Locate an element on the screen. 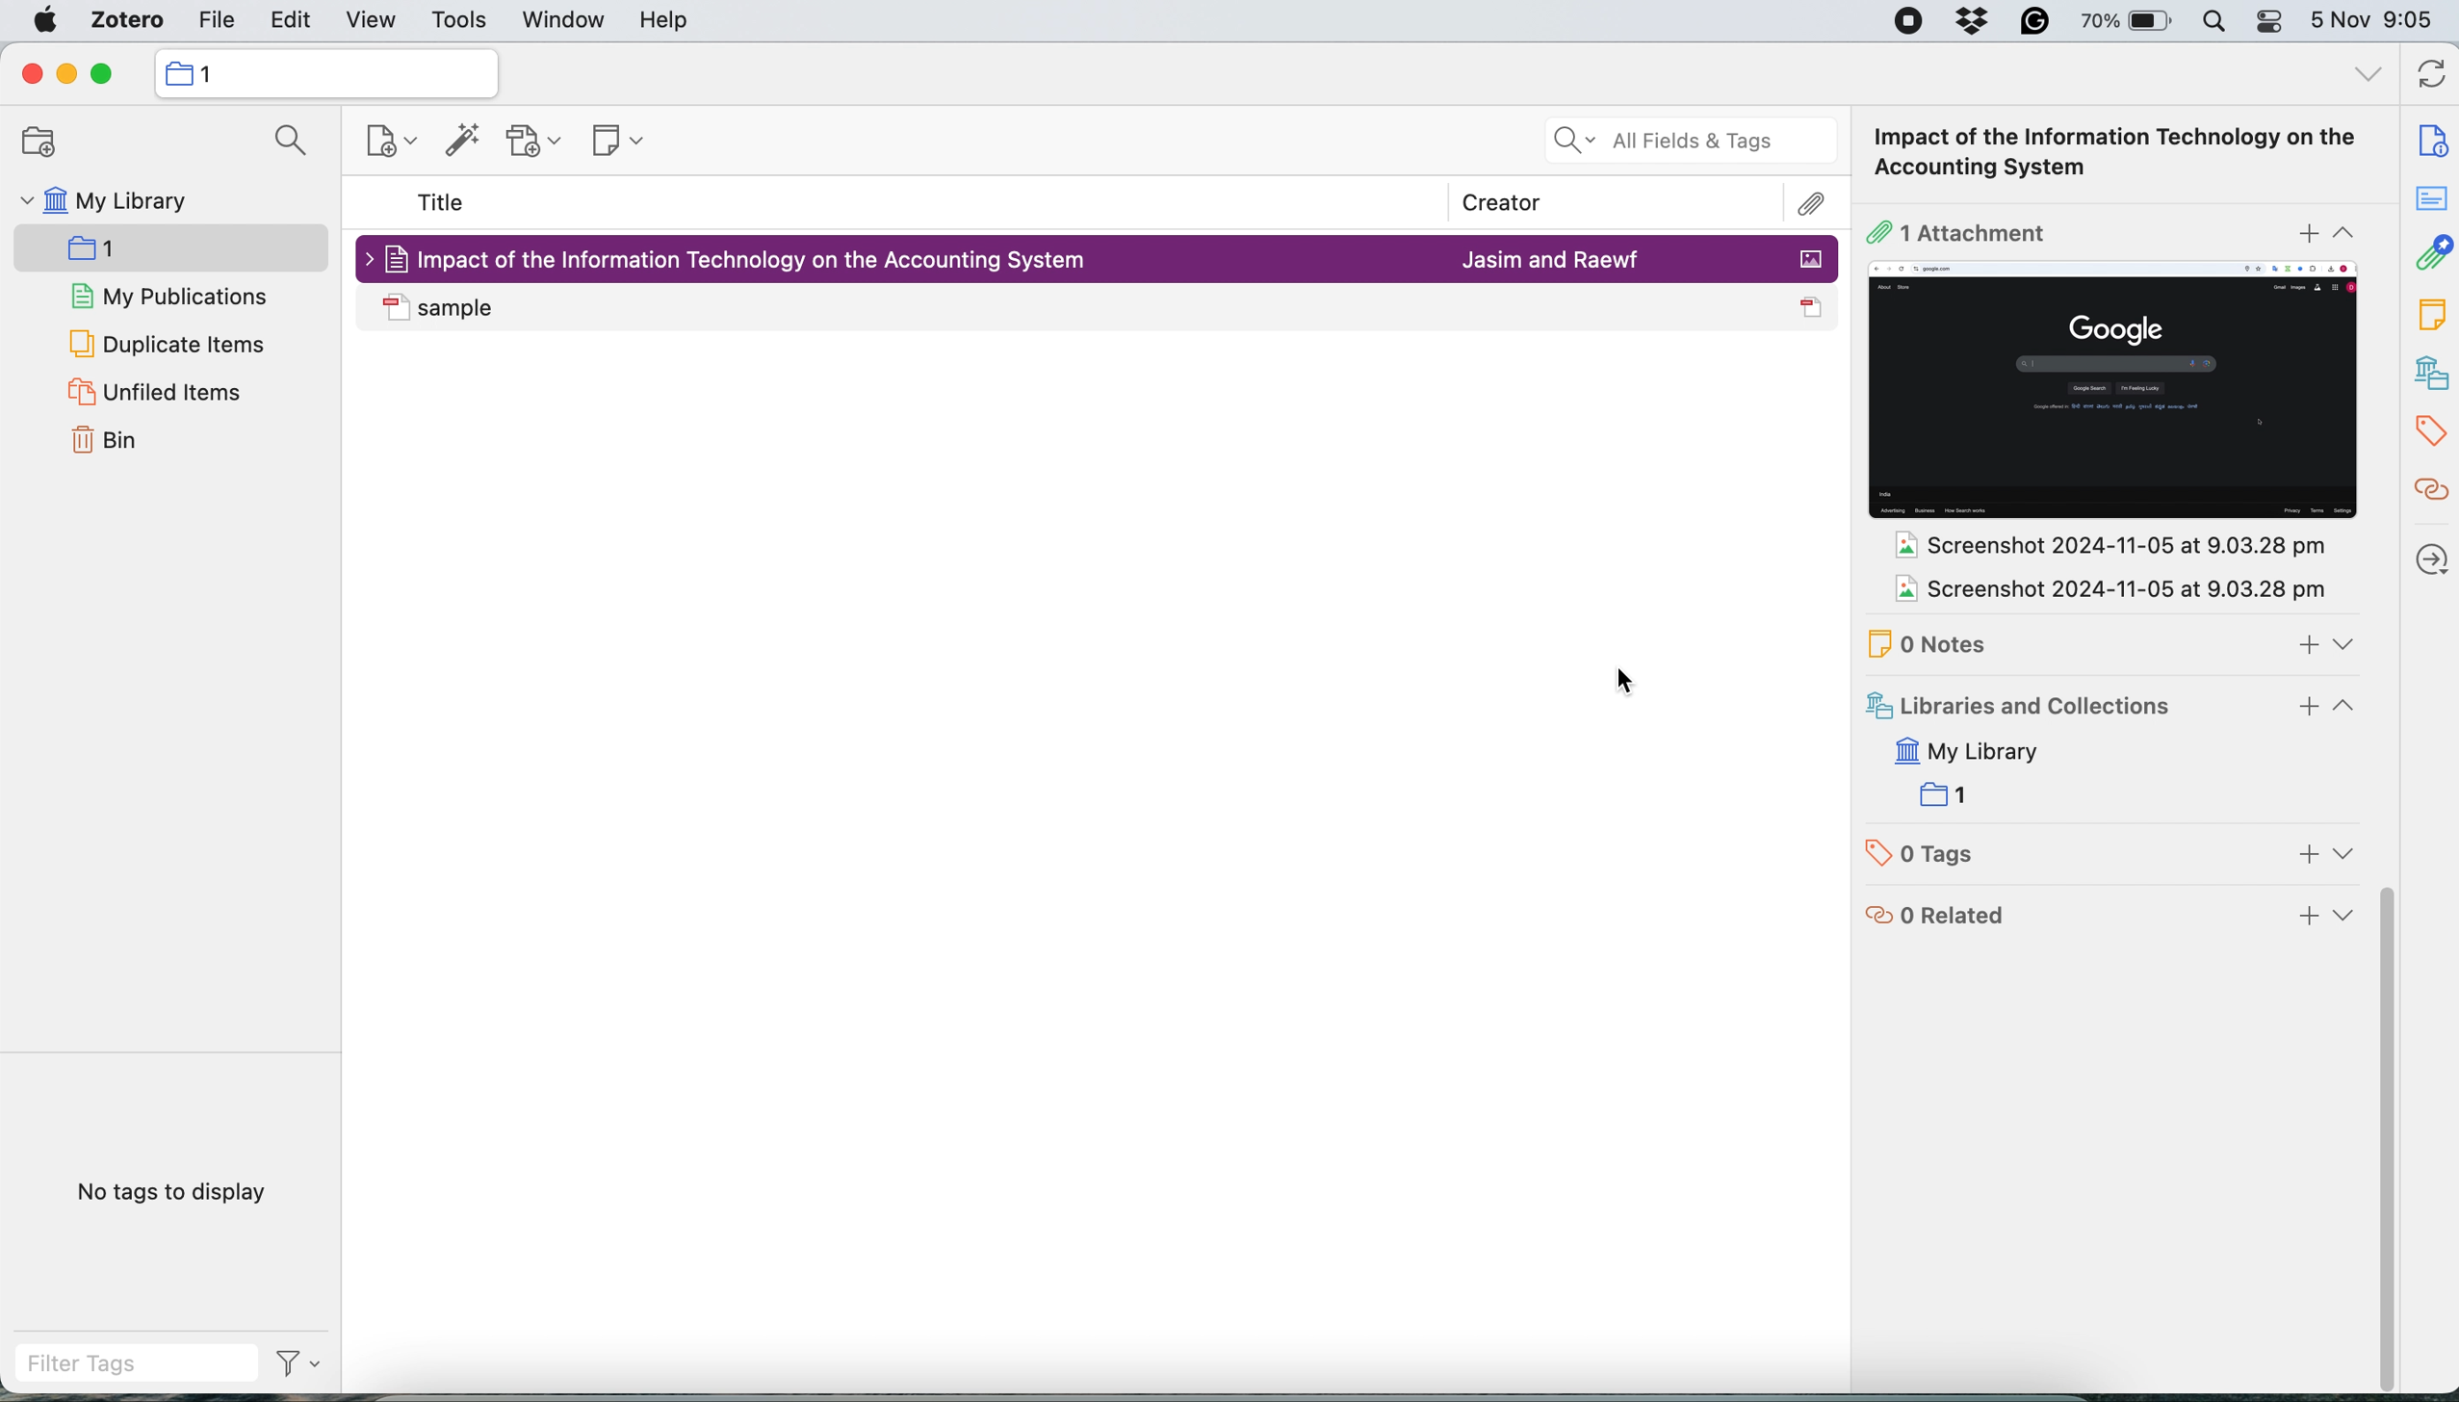  filter tags is located at coordinates (168, 1363).